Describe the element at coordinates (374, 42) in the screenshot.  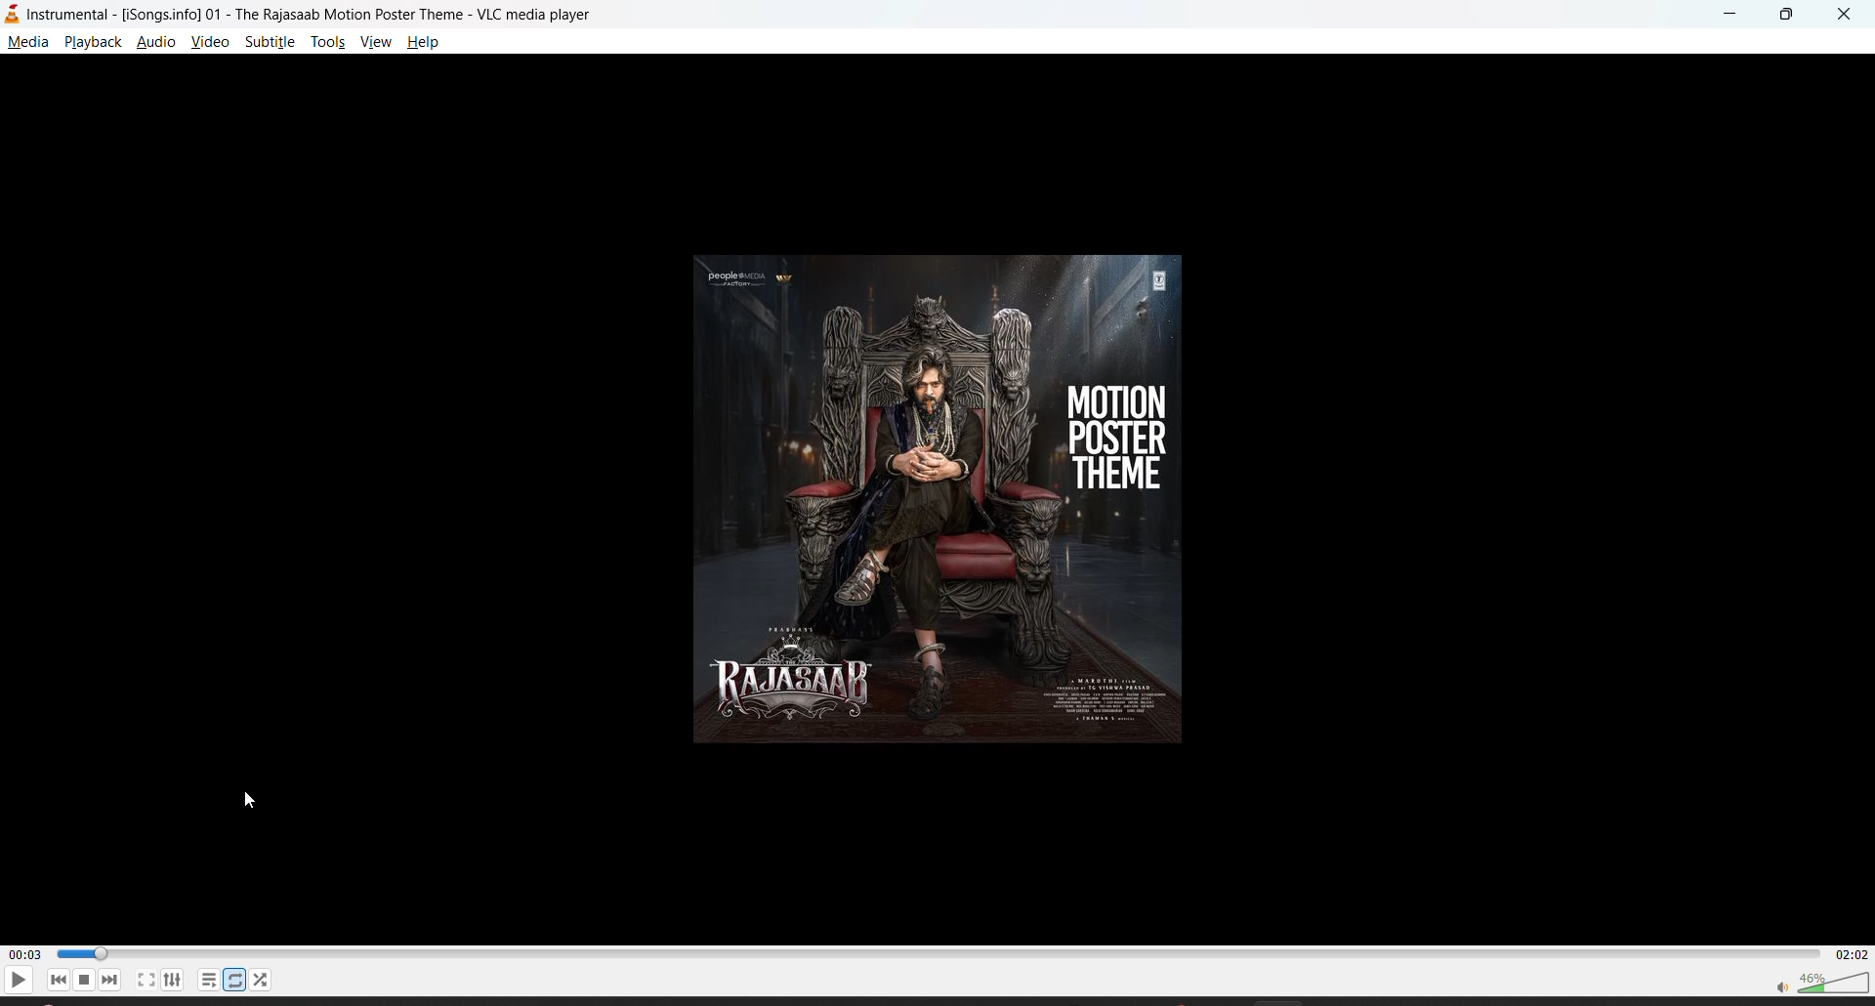
I see `view` at that location.